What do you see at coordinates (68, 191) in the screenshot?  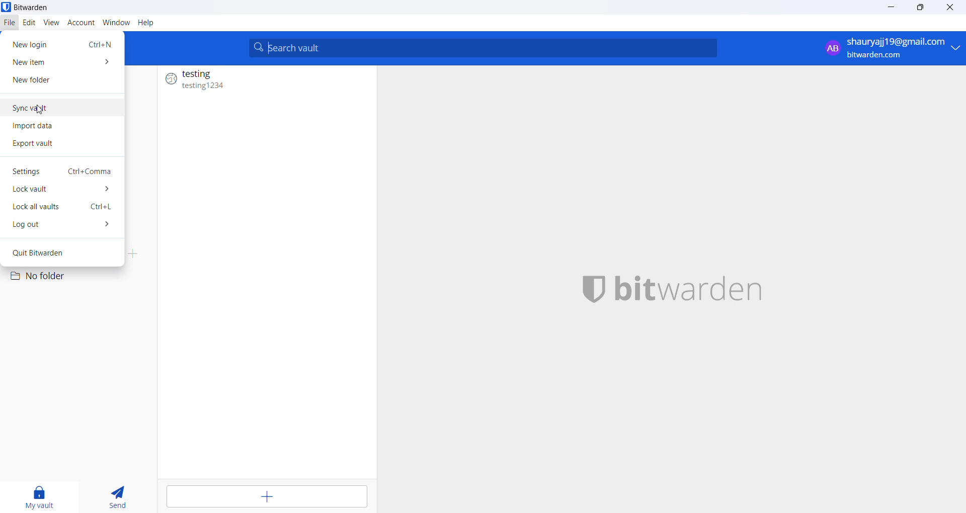 I see `lock vaults` at bounding box center [68, 191].